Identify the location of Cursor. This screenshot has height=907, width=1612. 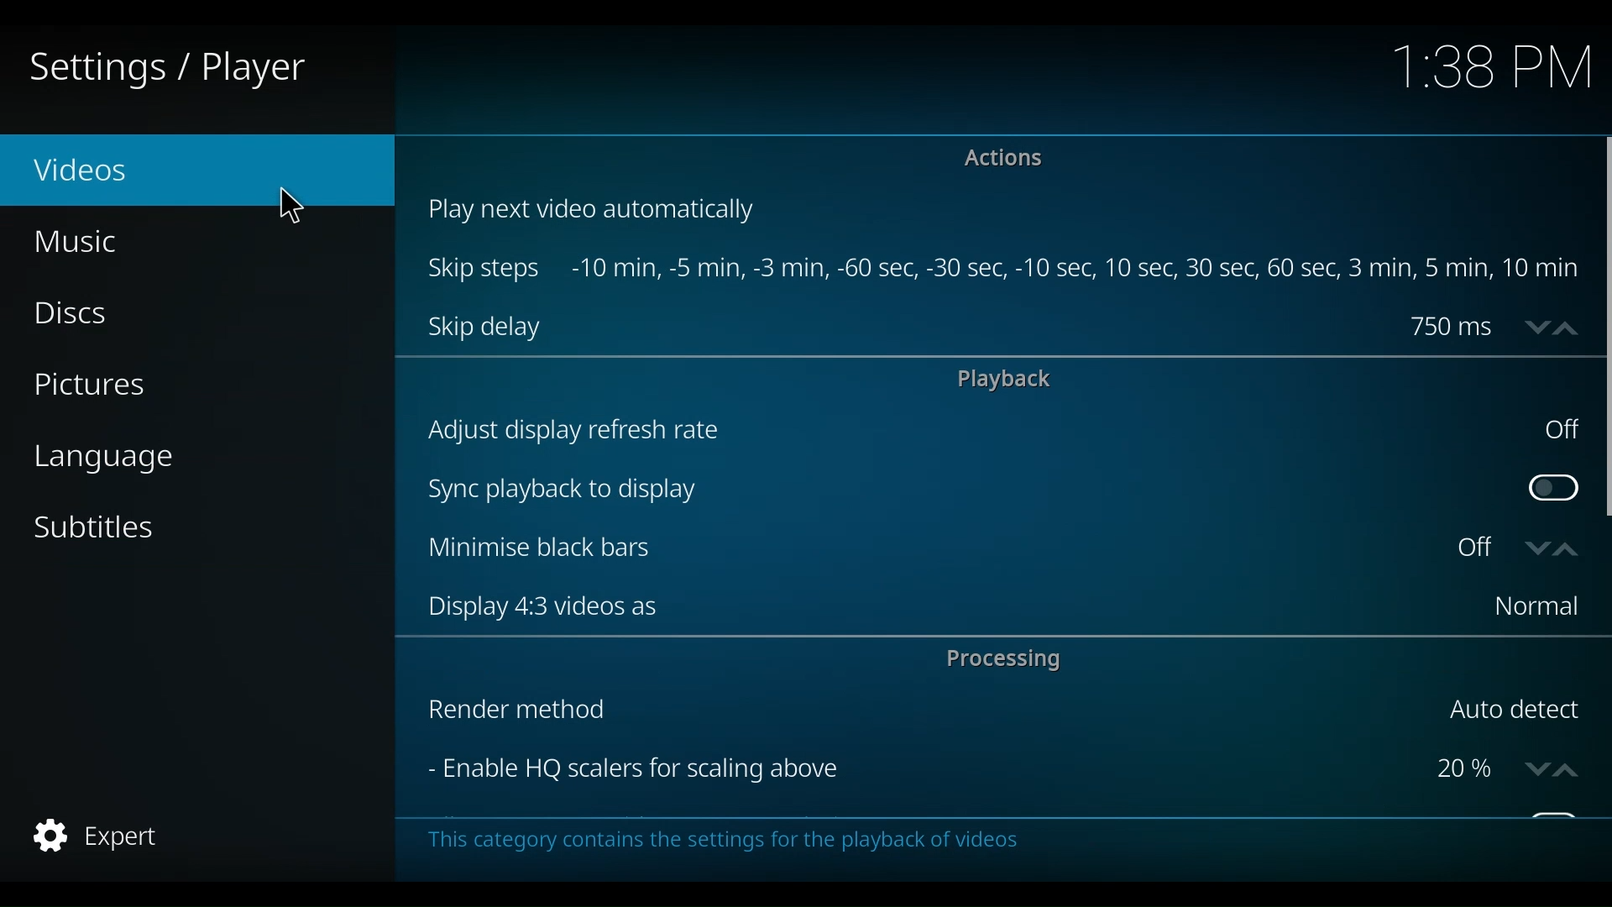
(293, 207).